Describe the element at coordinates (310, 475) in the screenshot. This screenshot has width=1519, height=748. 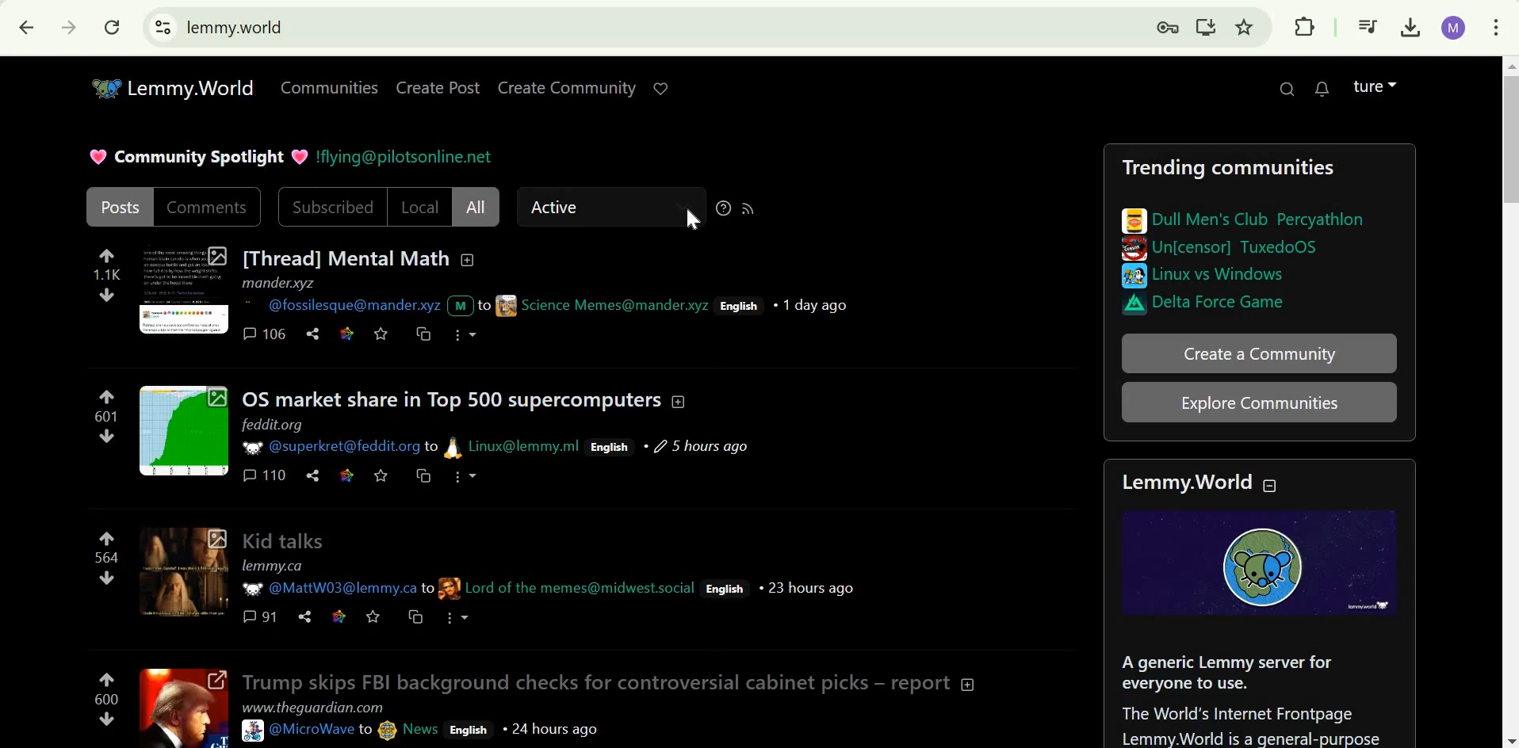
I see `share` at that location.